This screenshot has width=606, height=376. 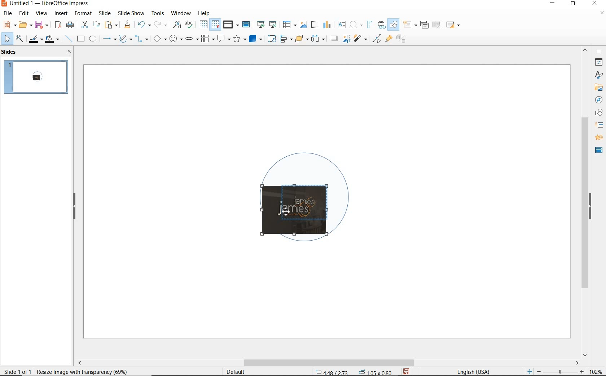 What do you see at coordinates (37, 78) in the screenshot?
I see `slide 1` at bounding box center [37, 78].